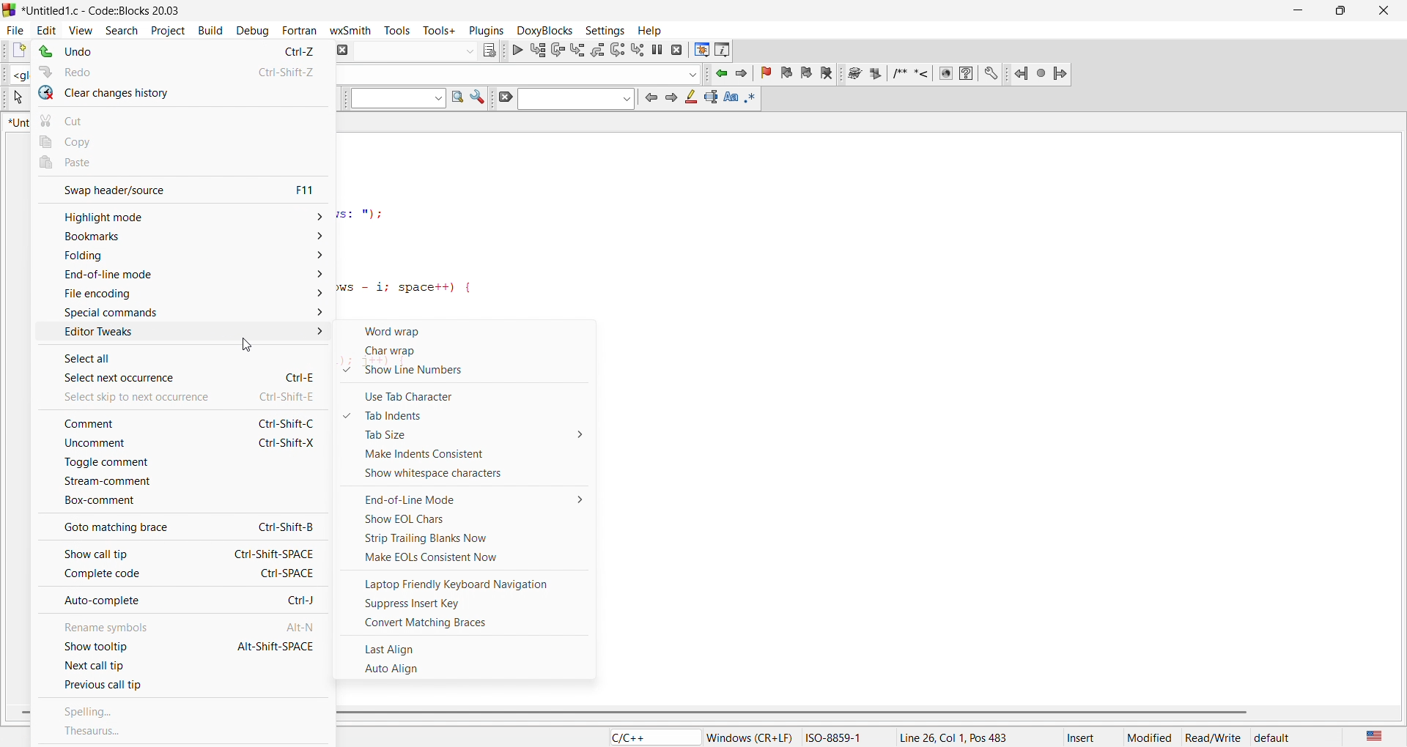 The height and width of the screenshot is (747, 1407). What do you see at coordinates (605, 27) in the screenshot?
I see `settings` at bounding box center [605, 27].